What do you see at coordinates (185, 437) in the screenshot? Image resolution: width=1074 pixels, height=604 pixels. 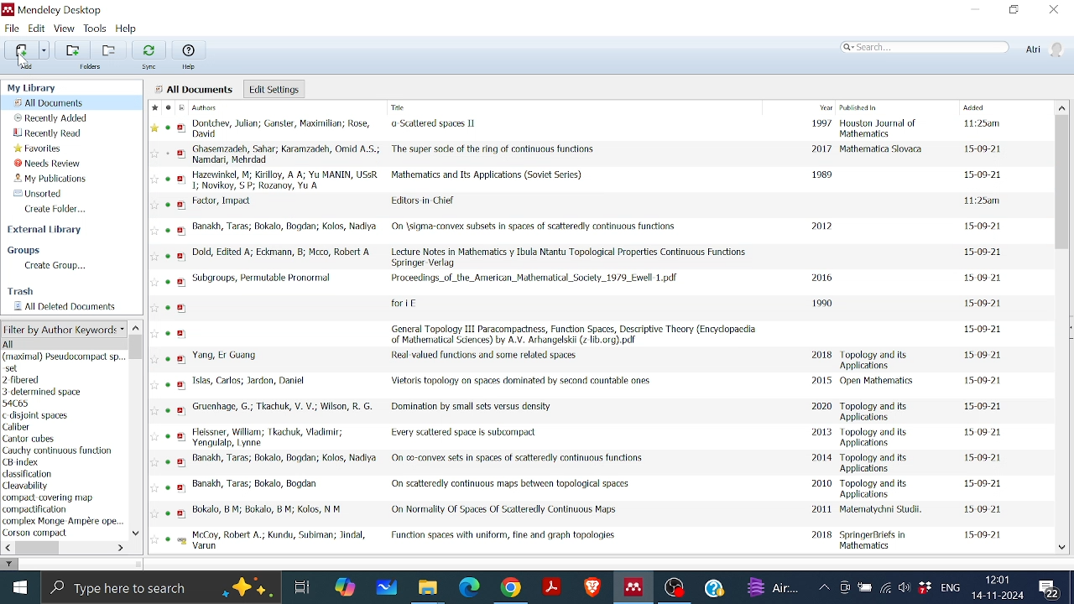 I see `pdf` at bounding box center [185, 437].